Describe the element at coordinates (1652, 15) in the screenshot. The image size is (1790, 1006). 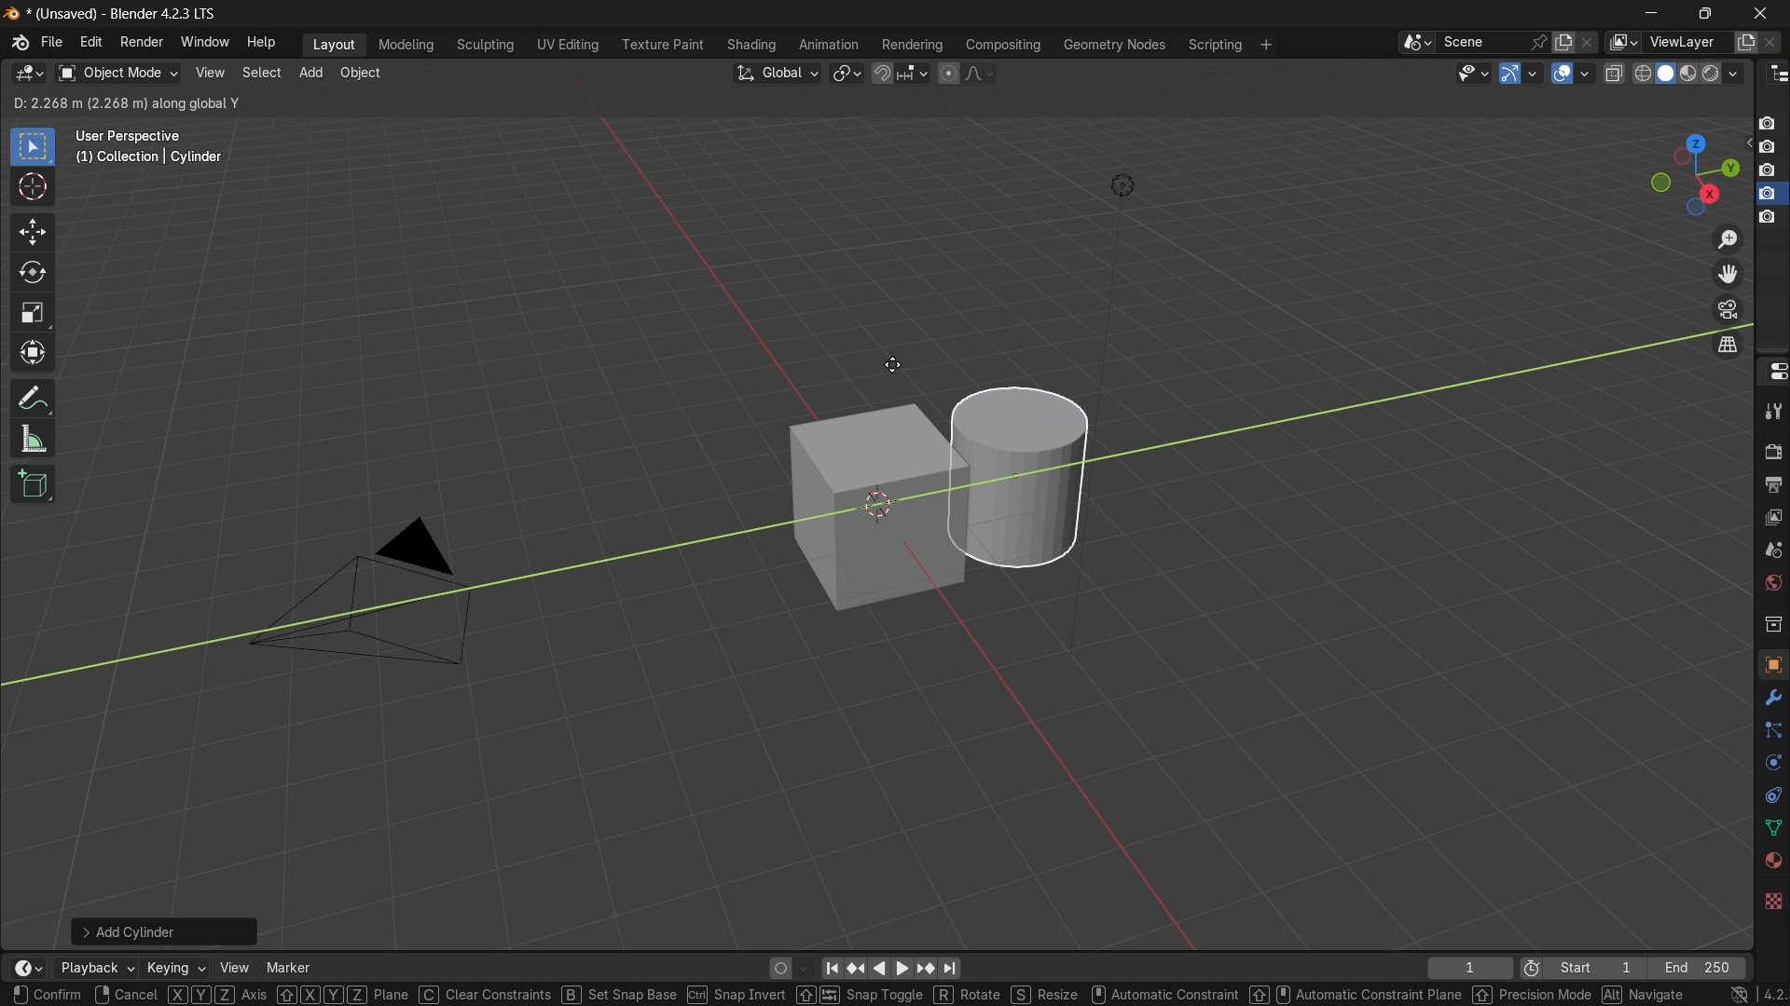
I see `minimize` at that location.